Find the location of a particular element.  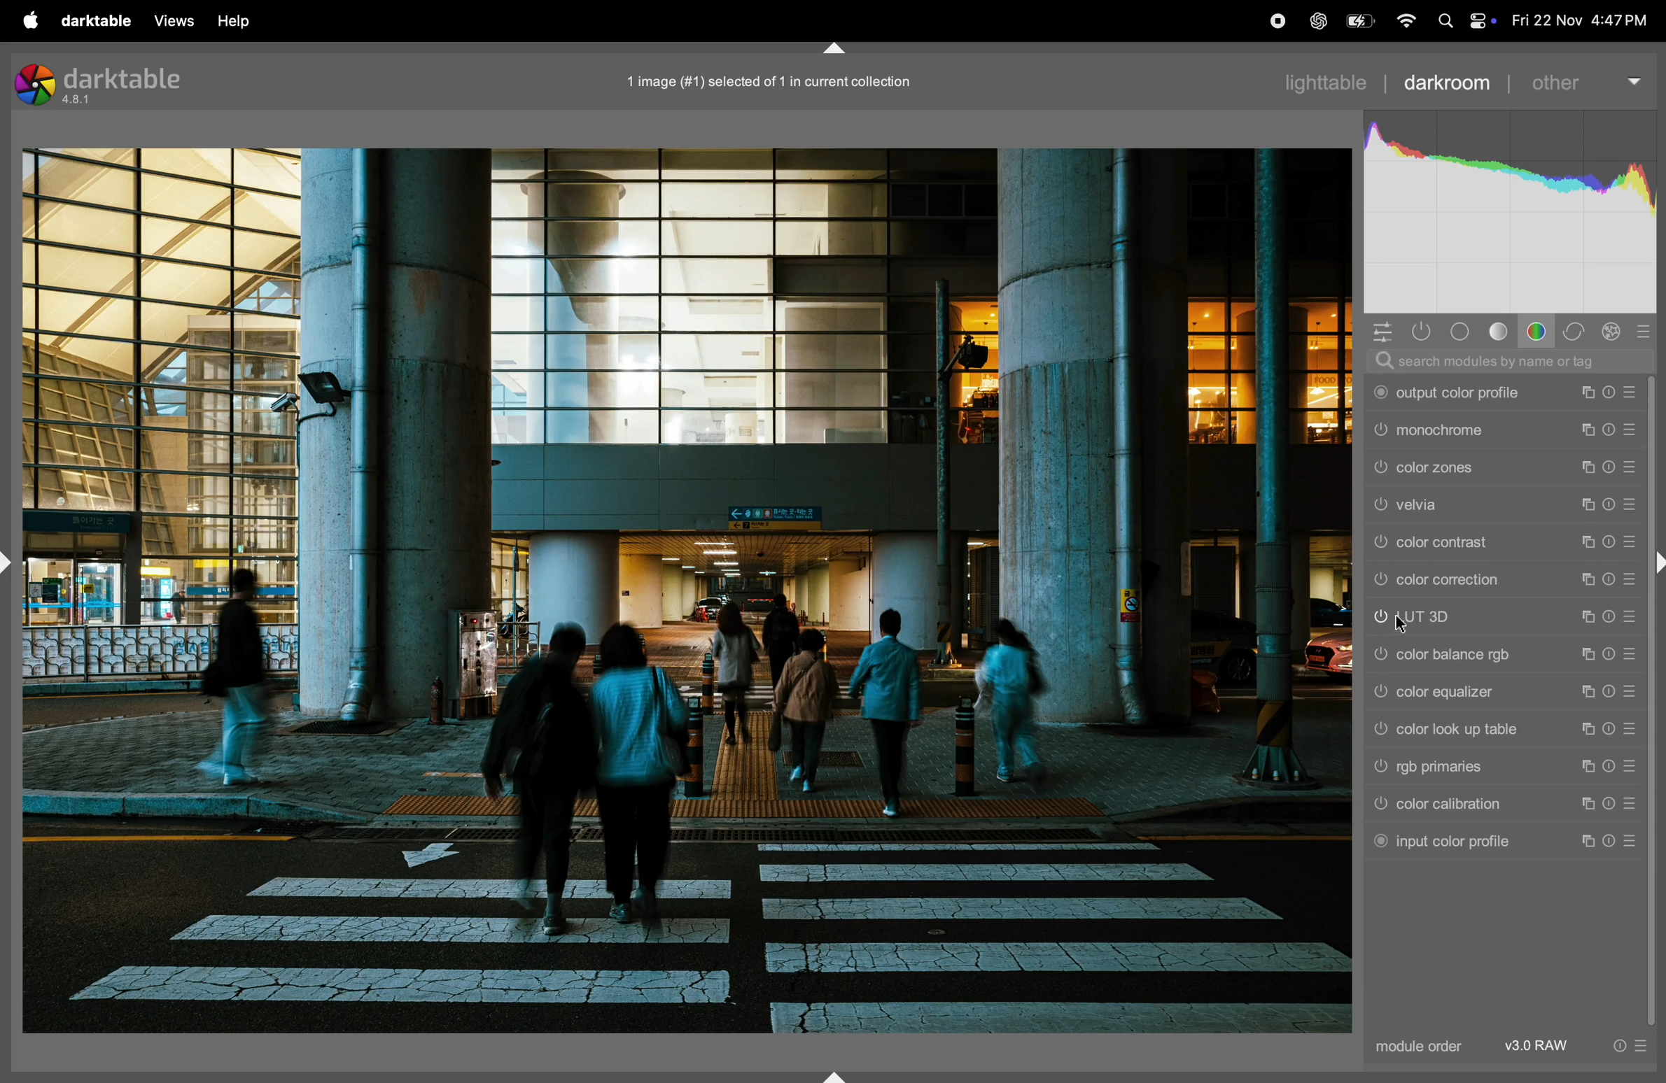

date and time is located at coordinates (1582, 20).